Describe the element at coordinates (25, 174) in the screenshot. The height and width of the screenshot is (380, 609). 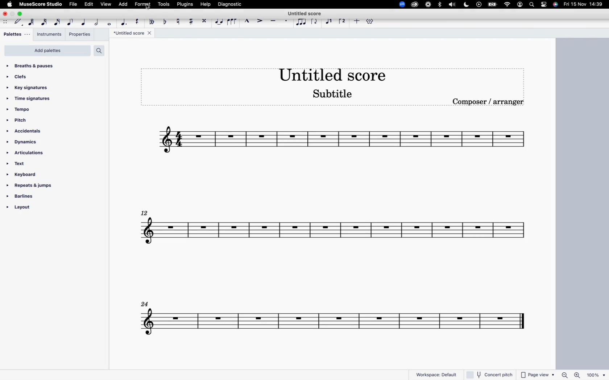
I see `keyboard` at that location.